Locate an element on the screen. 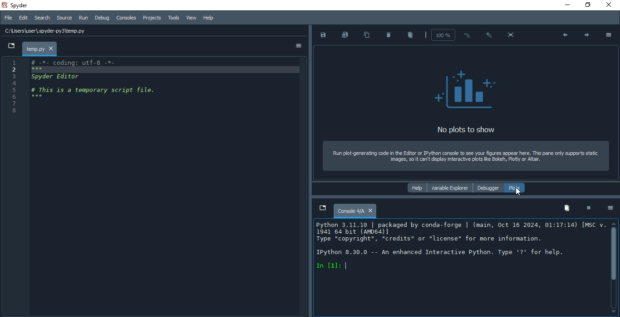 This screenshot has width=620, height=317. No plots to show is located at coordinates (463, 129).